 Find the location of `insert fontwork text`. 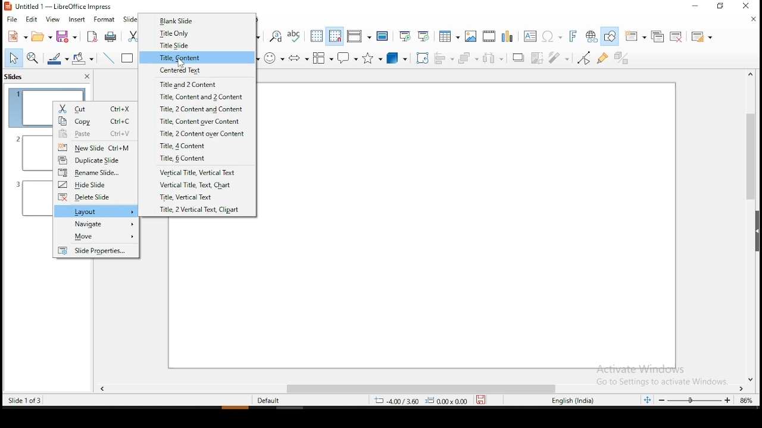

insert fontwork text is located at coordinates (574, 36).